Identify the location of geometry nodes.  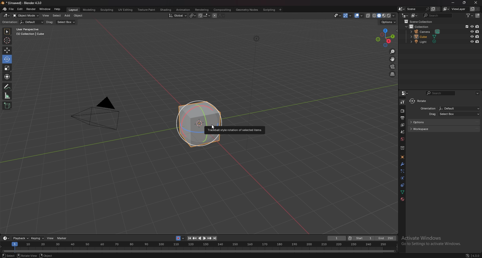
(247, 10).